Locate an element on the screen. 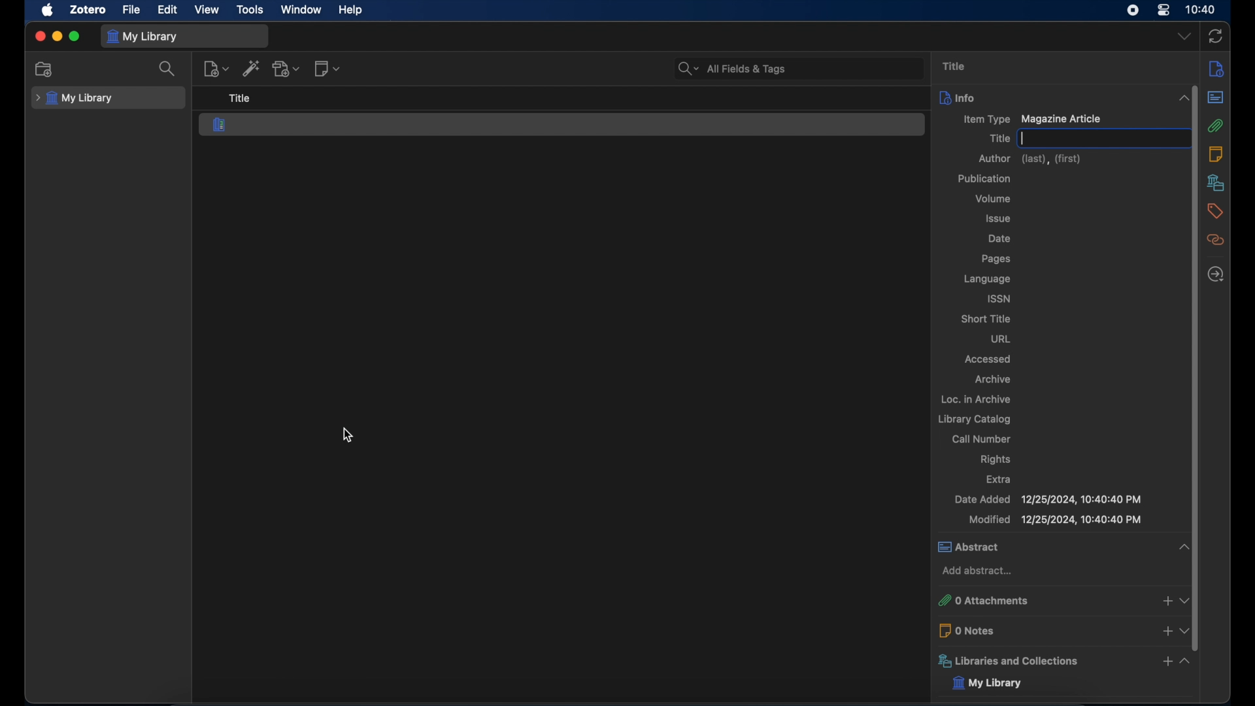 The image size is (1255, 706). abstract is located at coordinates (1218, 98).